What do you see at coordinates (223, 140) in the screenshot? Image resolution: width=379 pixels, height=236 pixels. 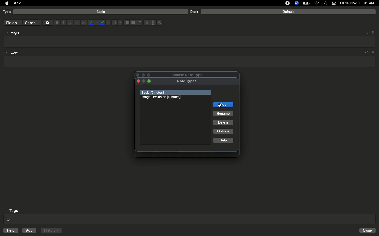 I see `Help` at bounding box center [223, 140].